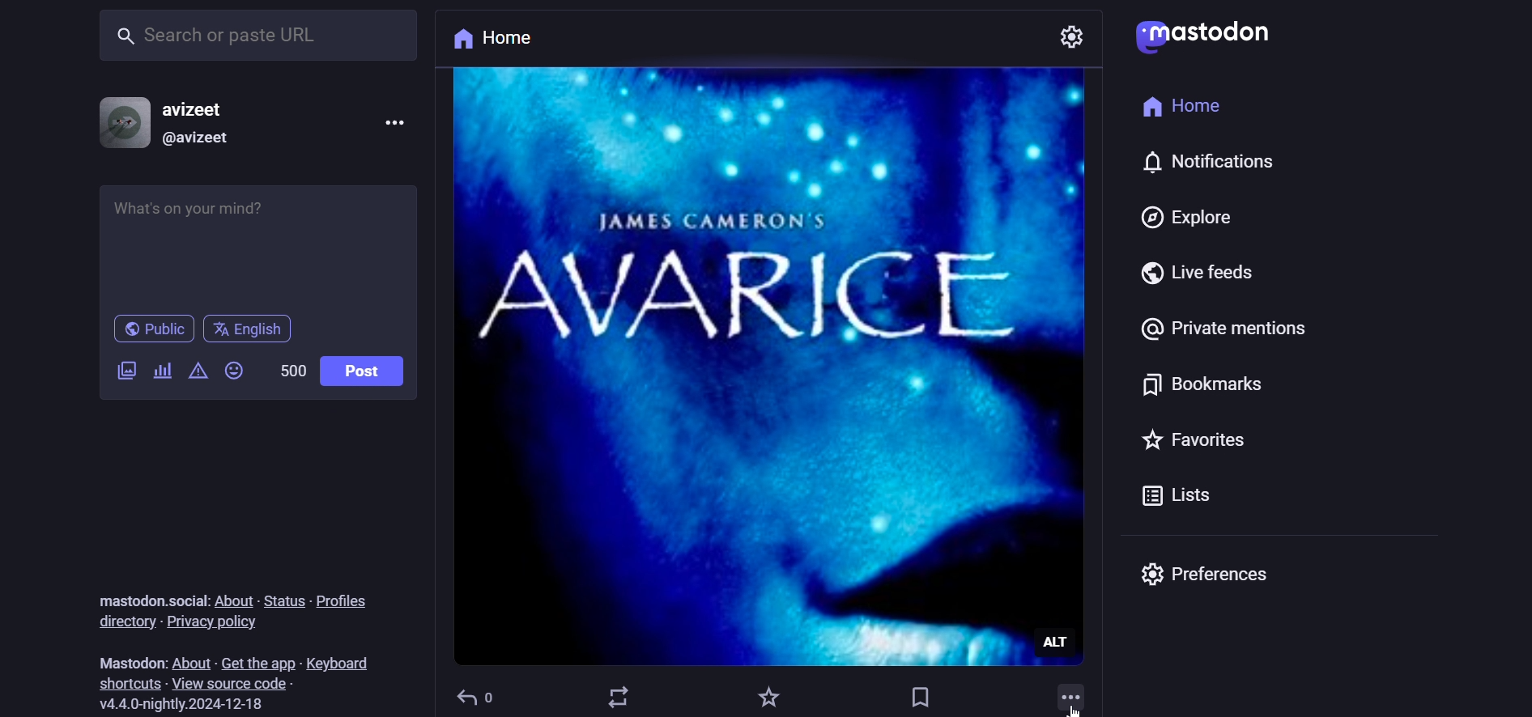  I want to click on version, so click(177, 705).